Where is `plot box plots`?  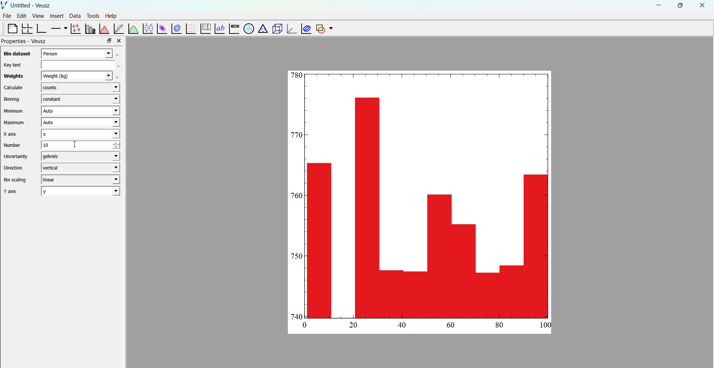
plot box plots is located at coordinates (147, 29).